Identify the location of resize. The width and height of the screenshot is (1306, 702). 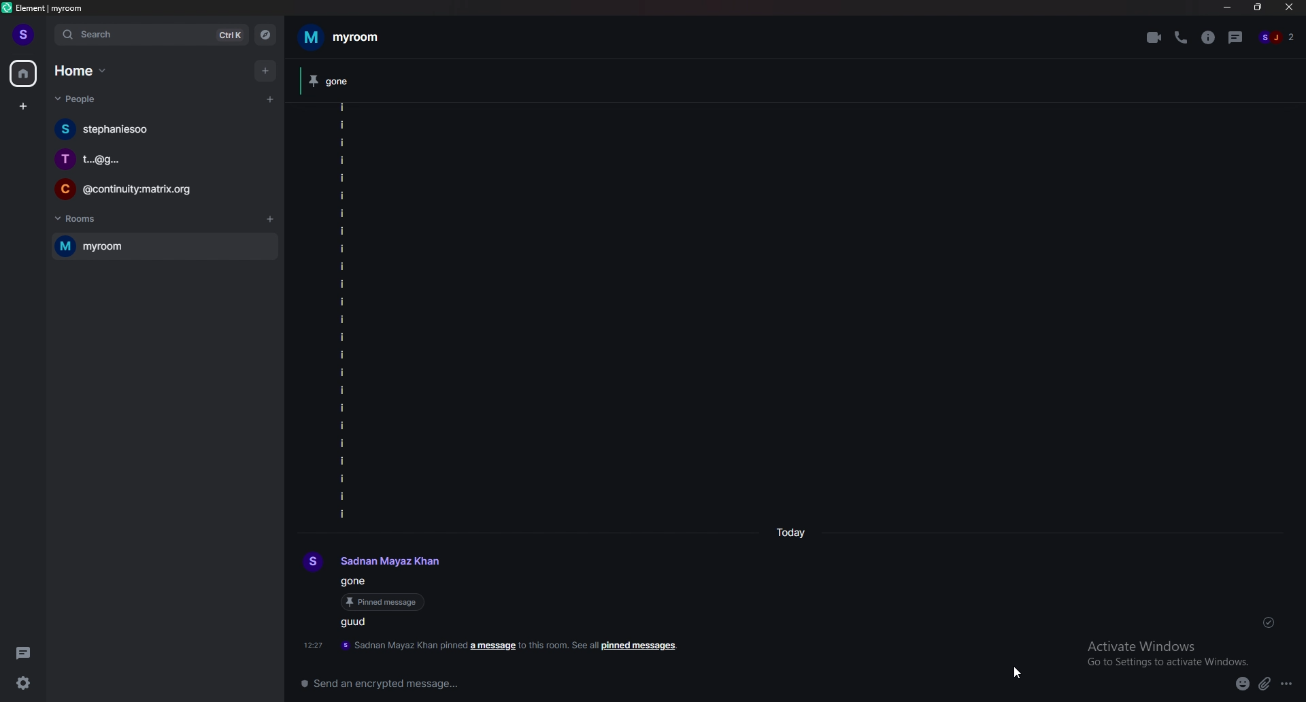
(1259, 8).